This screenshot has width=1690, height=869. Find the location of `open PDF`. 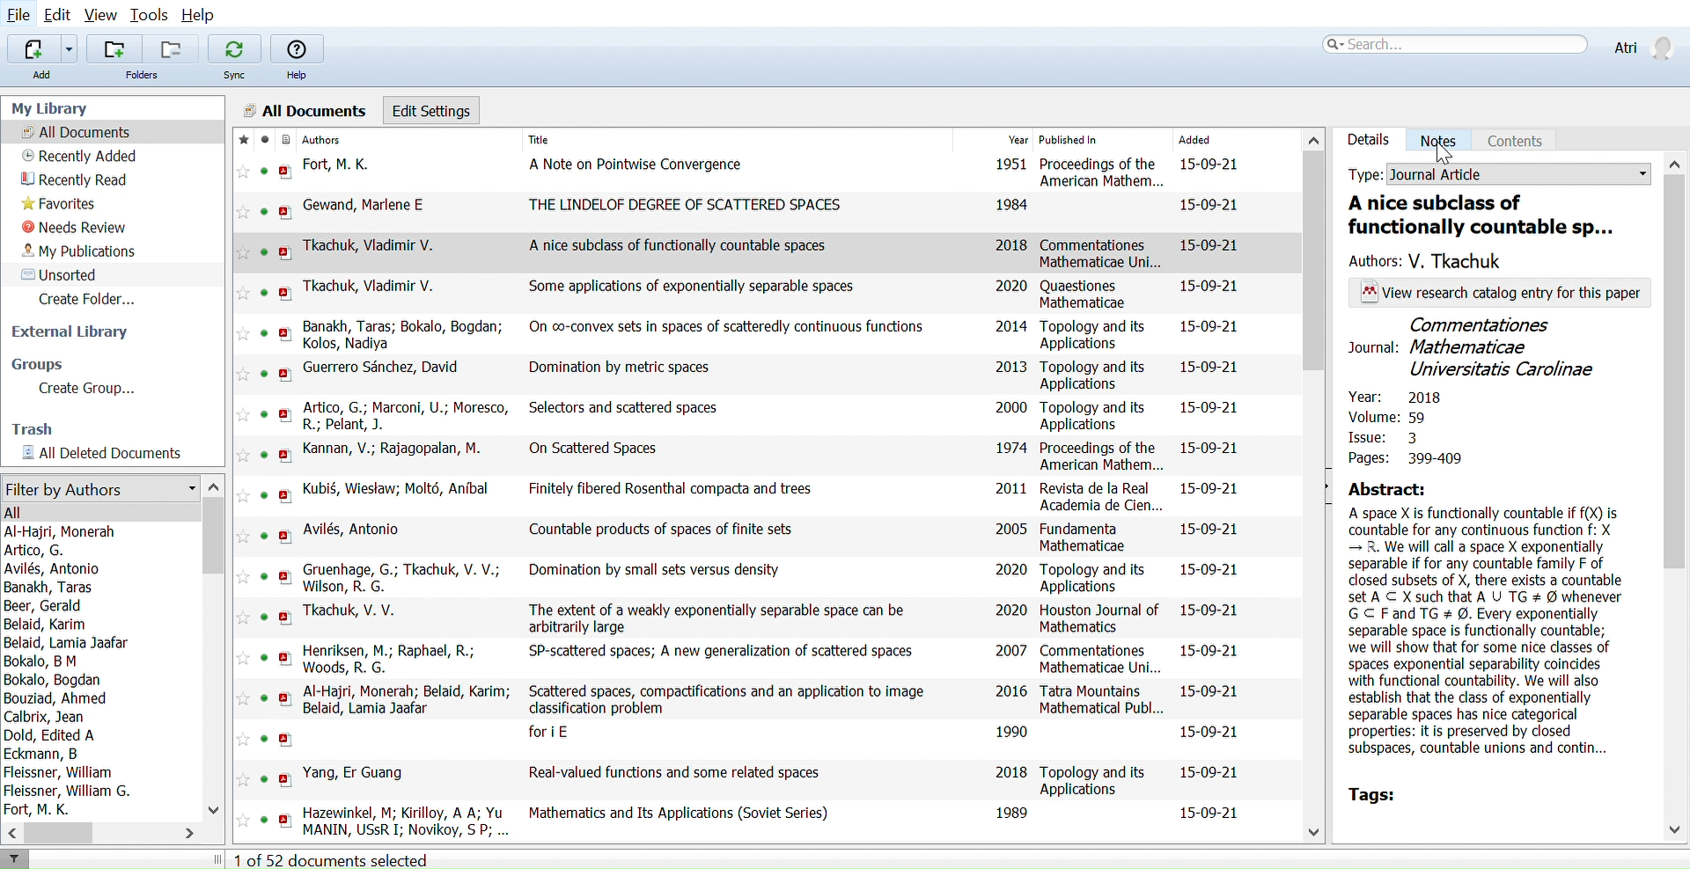

open PDF is located at coordinates (286, 455).